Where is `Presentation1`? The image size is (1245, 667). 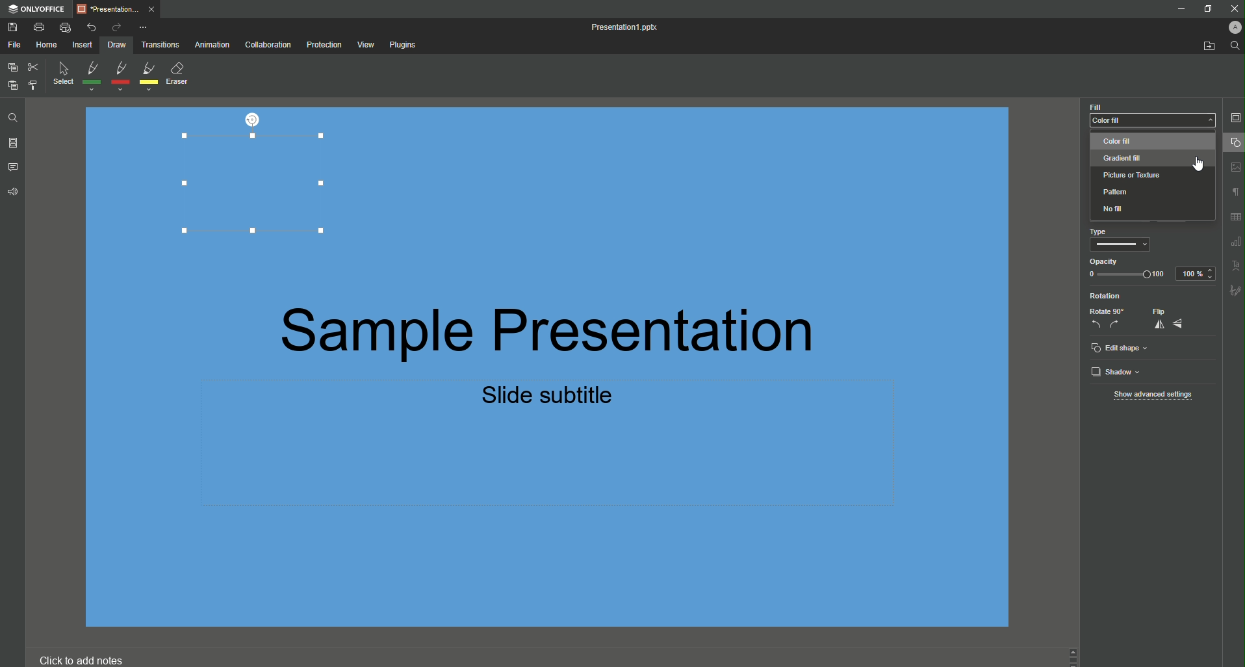
Presentation1 is located at coordinates (630, 27).